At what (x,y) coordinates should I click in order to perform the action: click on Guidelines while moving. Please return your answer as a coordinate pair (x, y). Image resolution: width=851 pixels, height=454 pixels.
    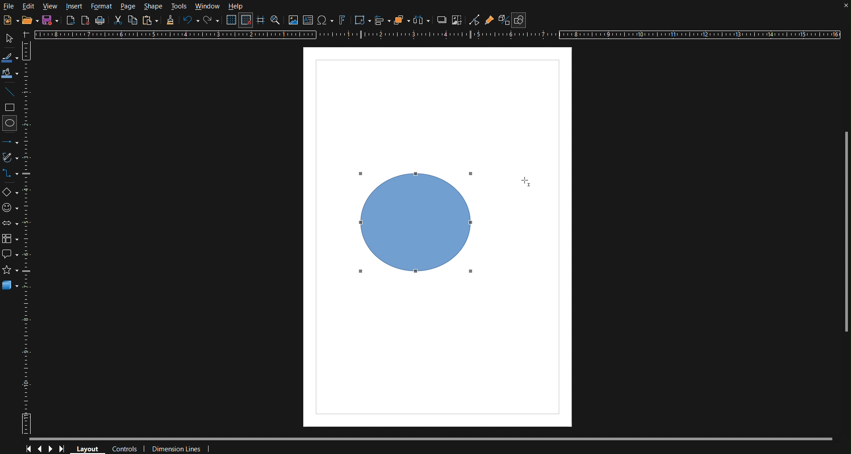
    Looking at the image, I should click on (261, 22).